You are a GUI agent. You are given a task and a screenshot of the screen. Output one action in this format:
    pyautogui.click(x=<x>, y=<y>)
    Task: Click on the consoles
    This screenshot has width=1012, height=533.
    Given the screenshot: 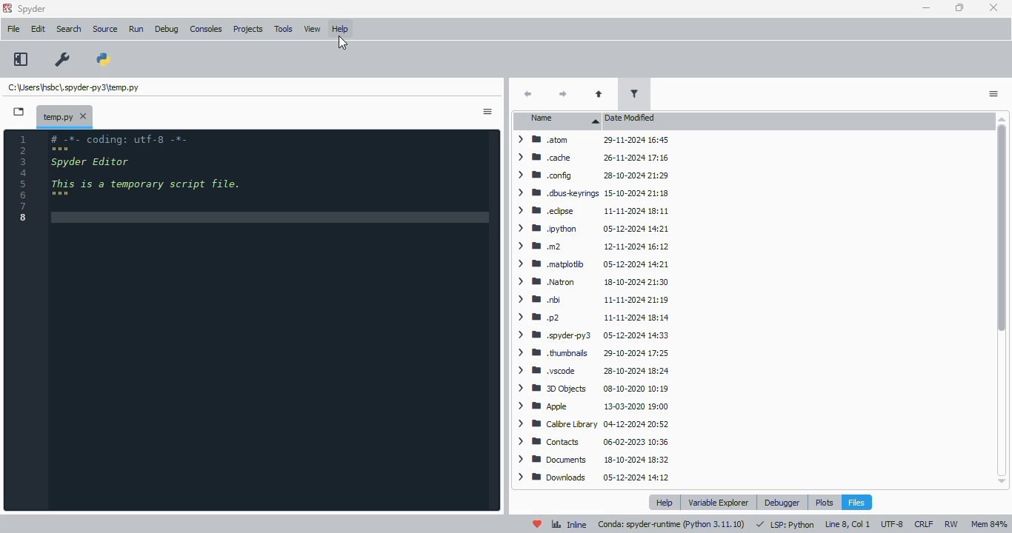 What is the action you would take?
    pyautogui.click(x=206, y=29)
    